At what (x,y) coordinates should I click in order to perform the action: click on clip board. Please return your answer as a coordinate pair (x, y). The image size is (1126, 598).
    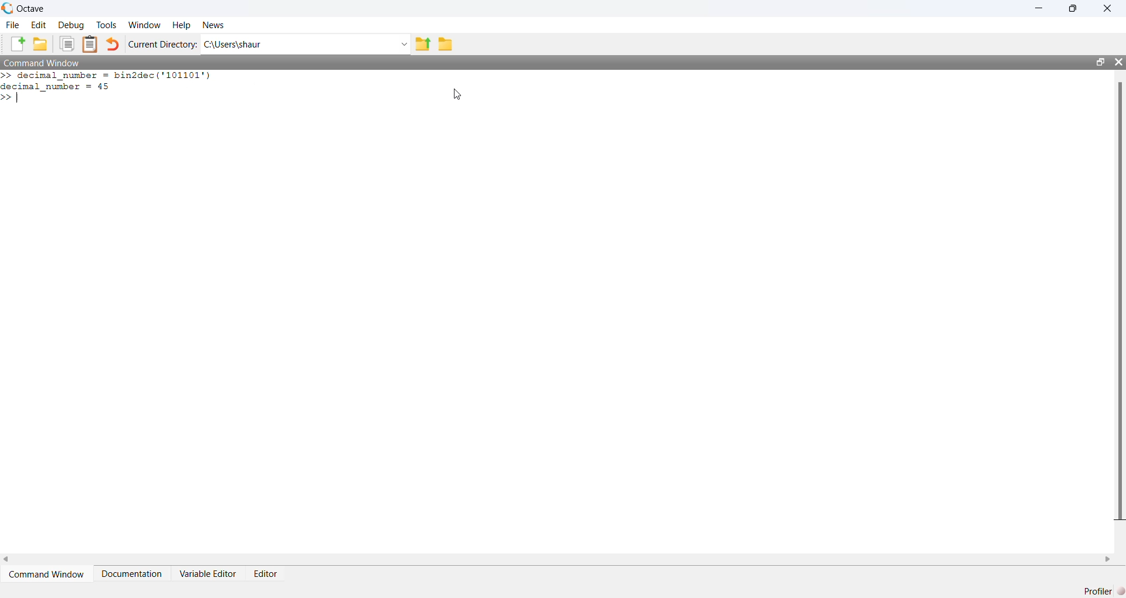
    Looking at the image, I should click on (90, 44).